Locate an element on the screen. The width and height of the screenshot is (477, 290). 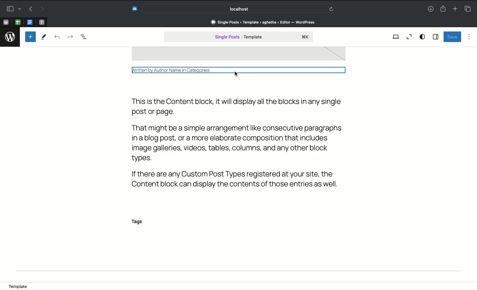
Sidebar is located at coordinates (12, 9).